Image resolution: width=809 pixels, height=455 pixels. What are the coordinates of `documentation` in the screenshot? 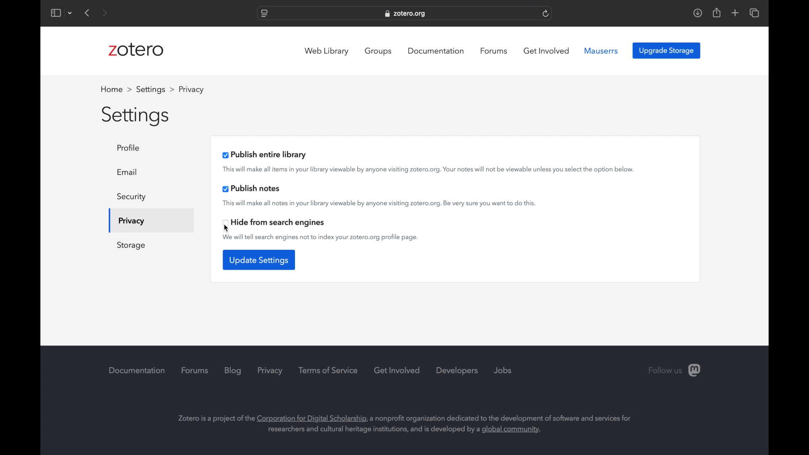 It's located at (437, 51).